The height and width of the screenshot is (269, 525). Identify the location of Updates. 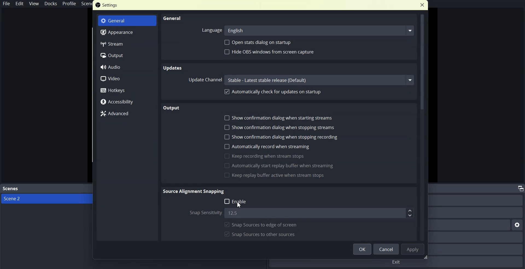
(173, 68).